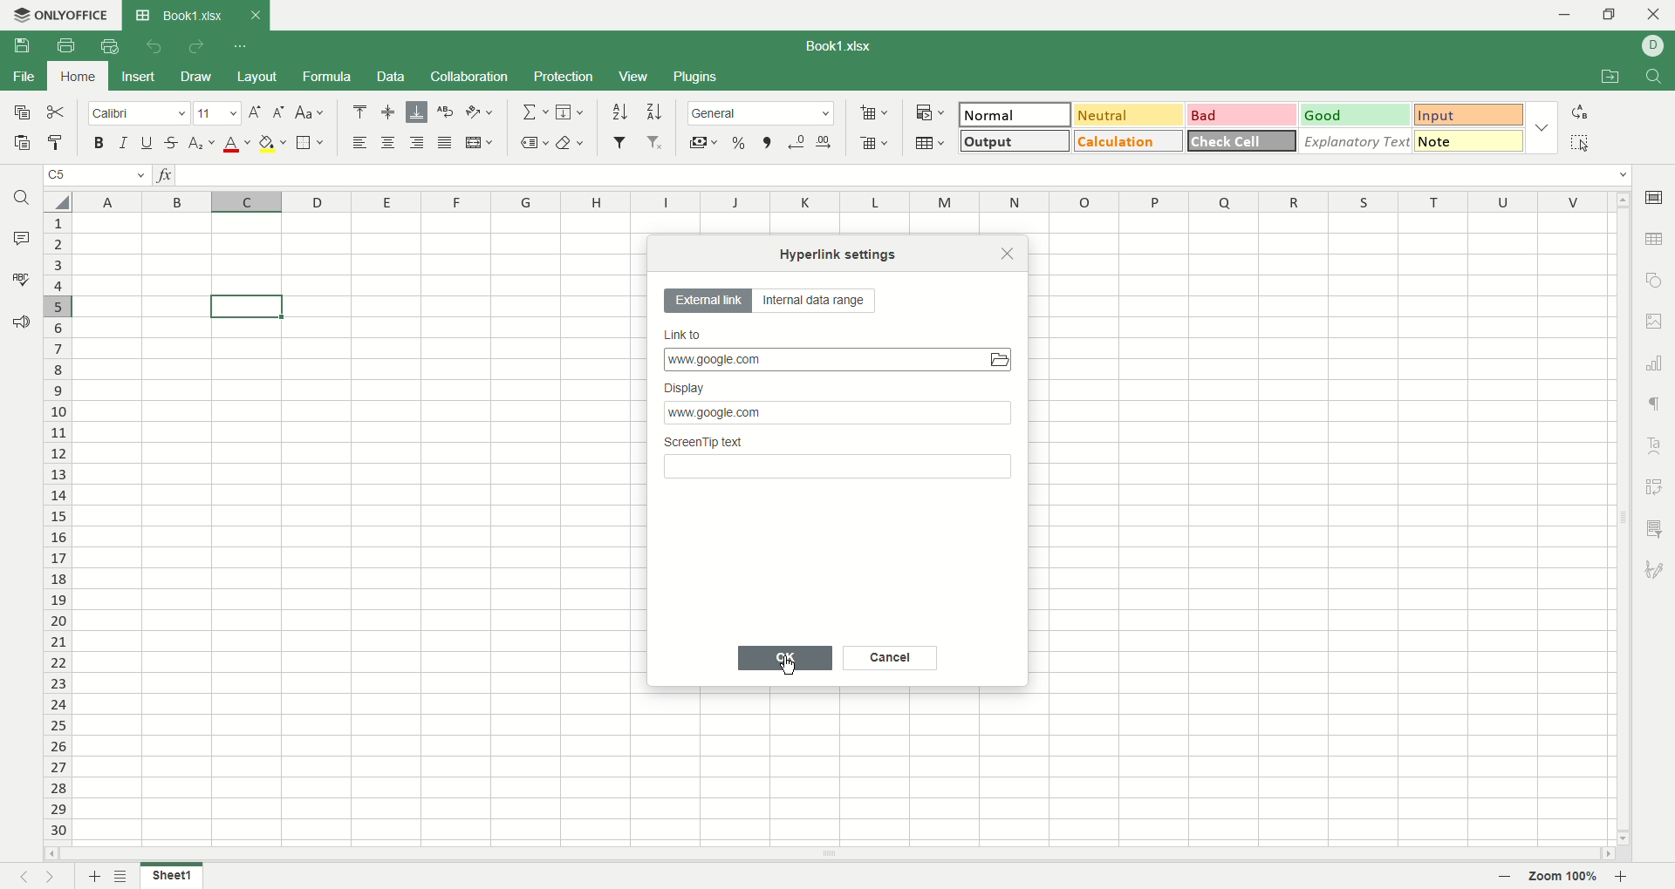 Image resolution: width=1675 pixels, height=889 pixels. I want to click on text art settings, so click(1658, 442).